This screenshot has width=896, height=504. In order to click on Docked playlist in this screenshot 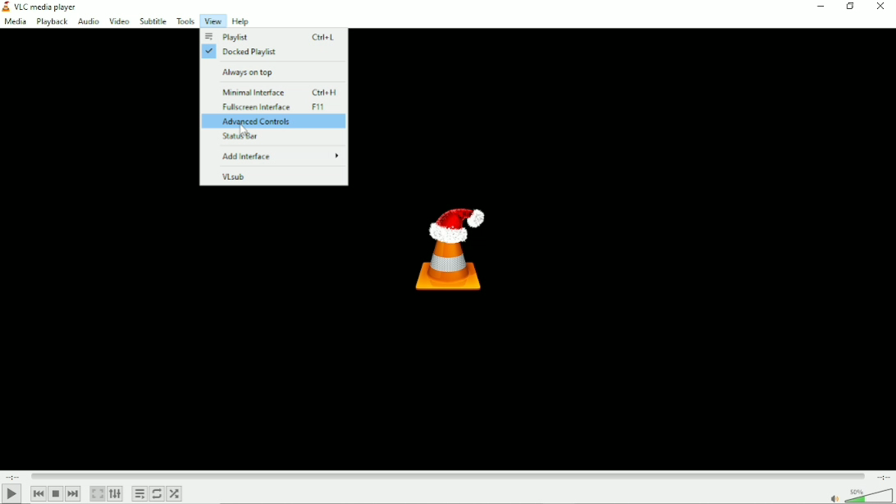, I will do `click(268, 53)`.